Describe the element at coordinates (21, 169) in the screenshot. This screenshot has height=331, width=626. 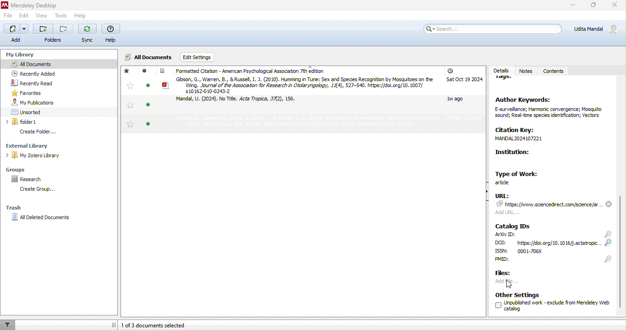
I see `groups` at that location.